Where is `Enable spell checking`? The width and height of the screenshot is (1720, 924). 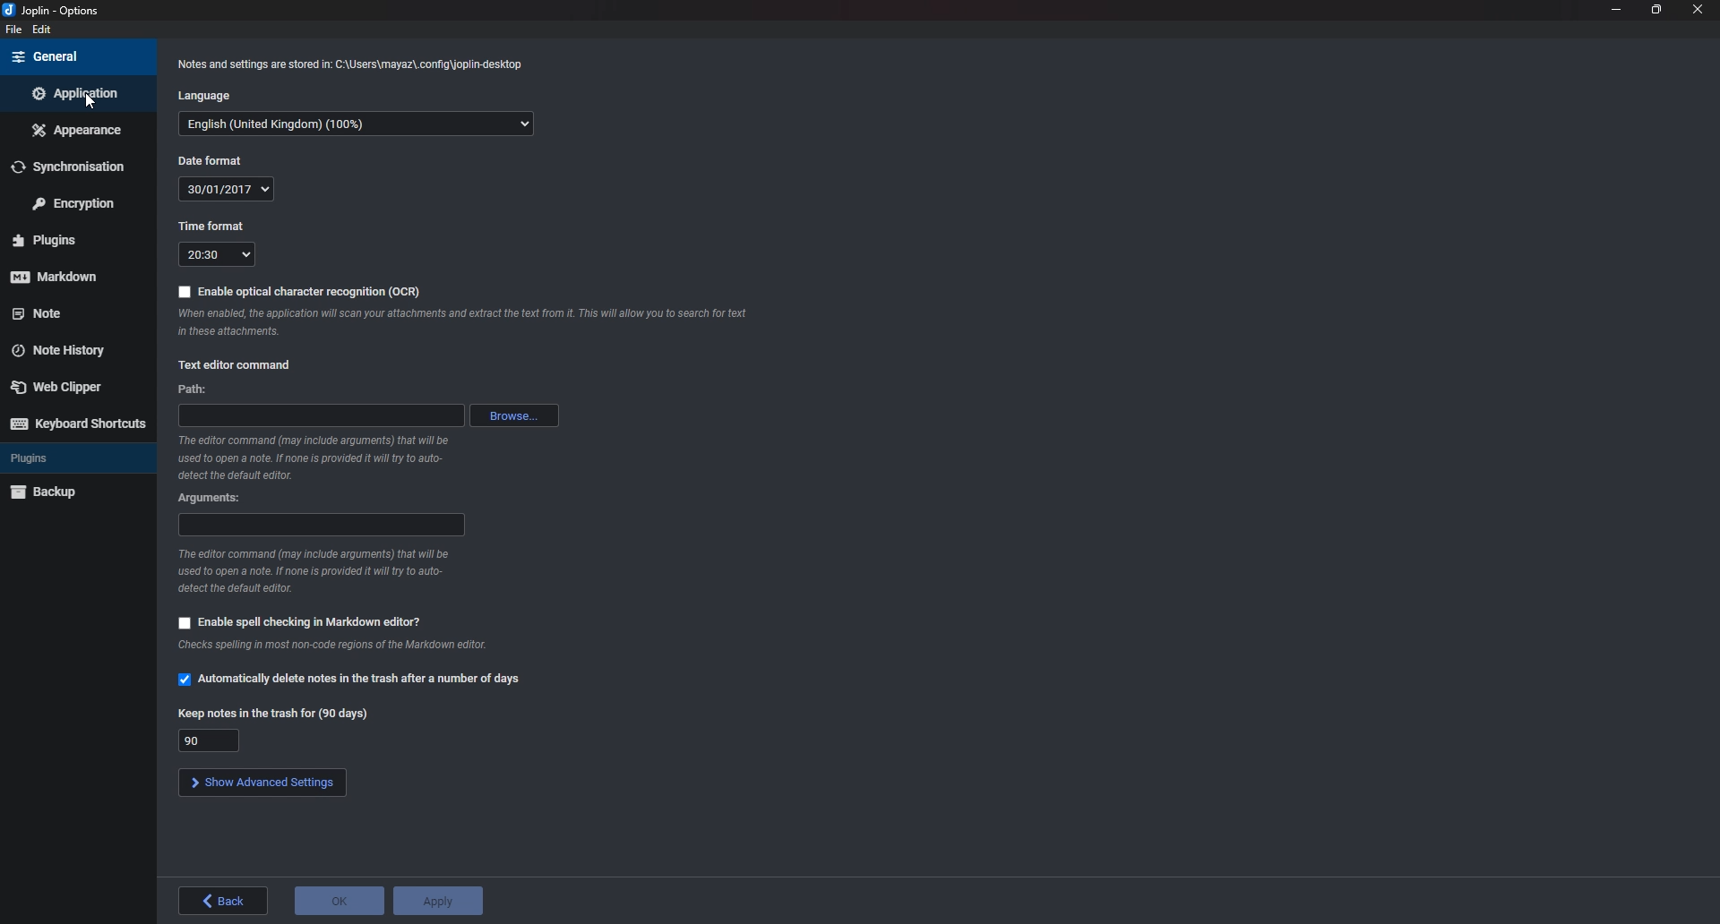 Enable spell checking is located at coordinates (297, 623).